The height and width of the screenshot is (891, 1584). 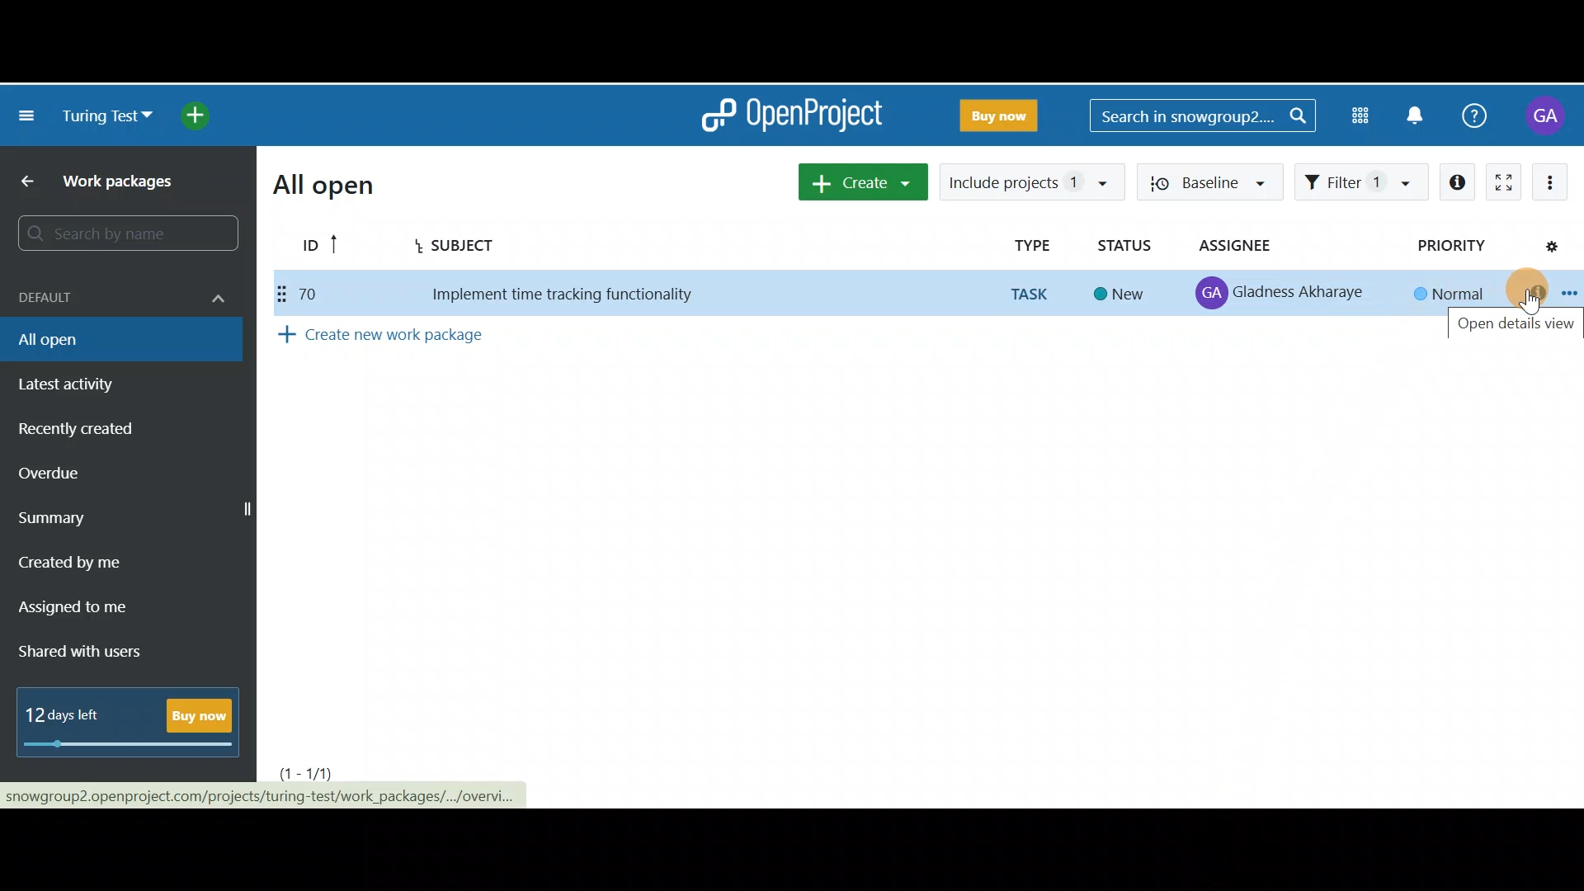 What do you see at coordinates (1277, 294) in the screenshot?
I see `Gladness Akharaye` at bounding box center [1277, 294].